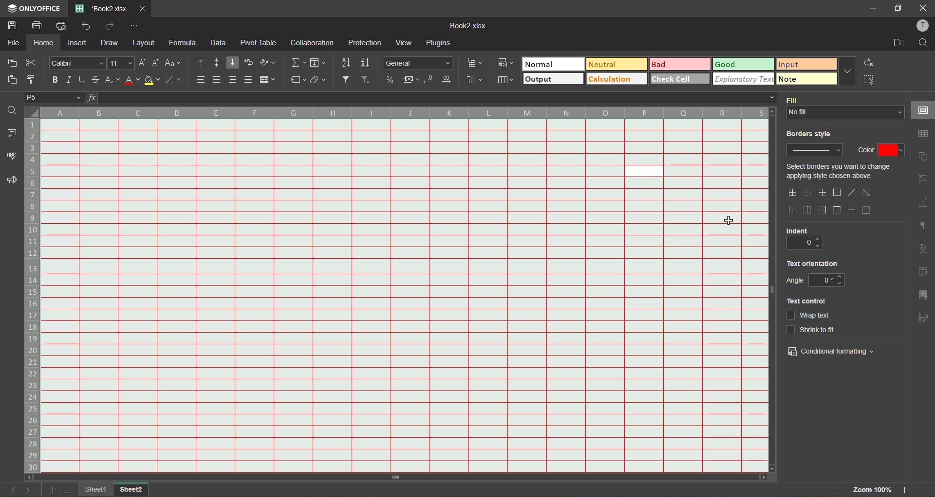 This screenshot has height=497, width=935. Describe the element at coordinates (310, 43) in the screenshot. I see `collaboration` at that location.